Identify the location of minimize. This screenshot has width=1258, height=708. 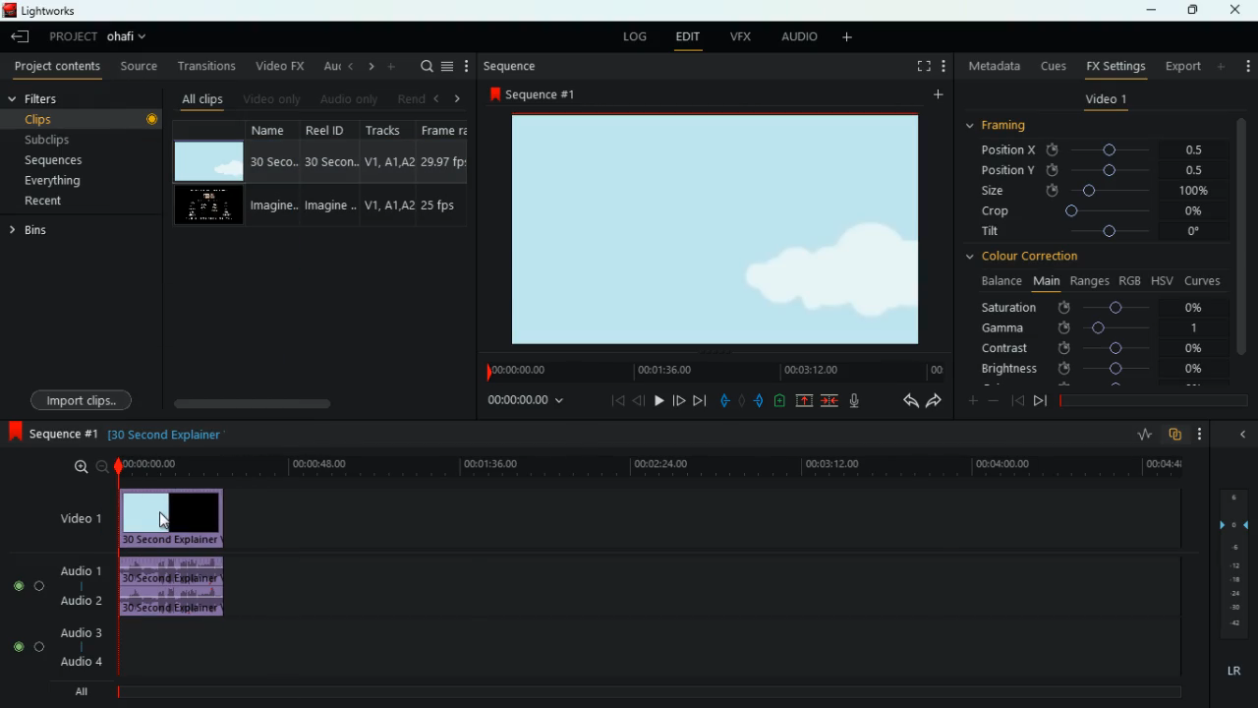
(1242, 433).